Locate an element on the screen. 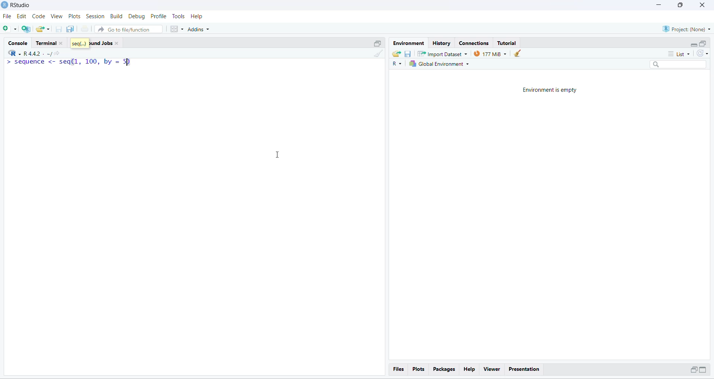 This screenshot has height=379, width=714. plots is located at coordinates (419, 369).